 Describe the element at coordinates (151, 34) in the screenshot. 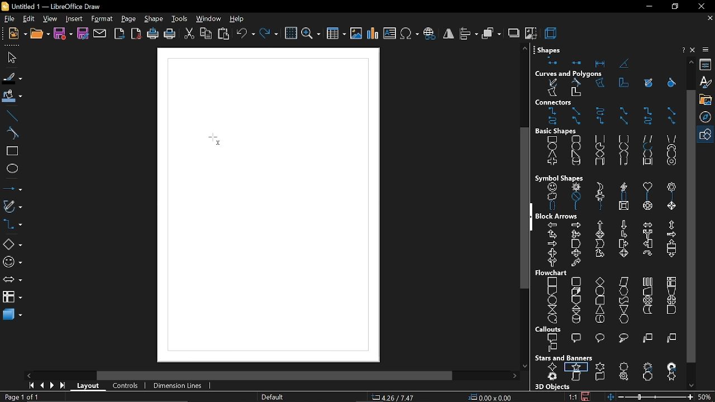

I see `print directly` at that location.